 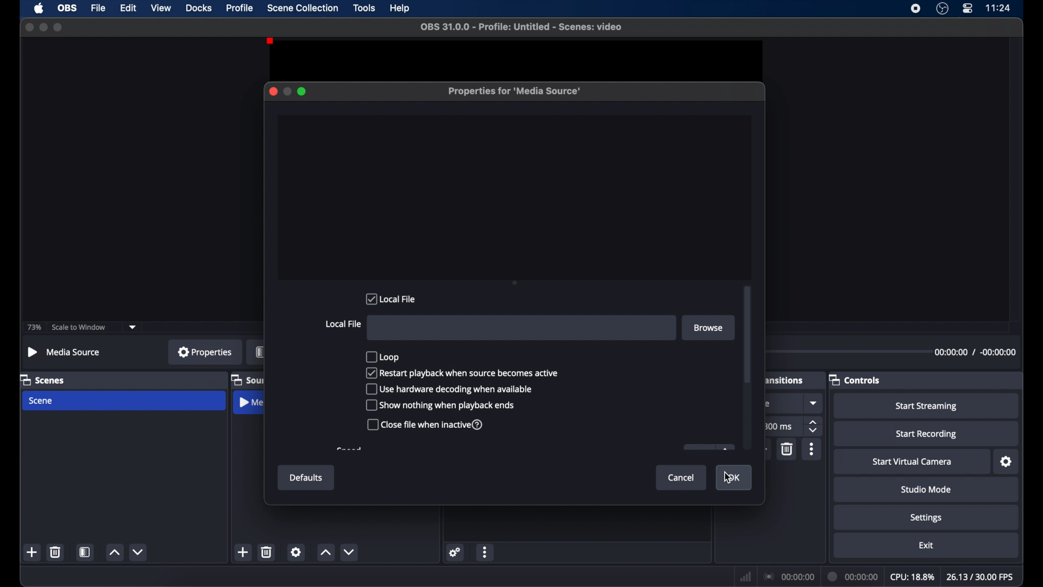 I want to click on delete, so click(x=267, y=552).